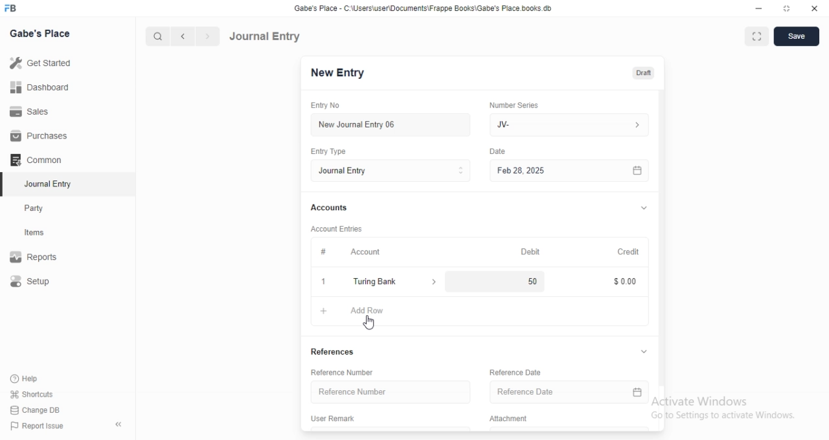 This screenshot has width=829, height=440. What do you see at coordinates (323, 282) in the screenshot?
I see `close` at bounding box center [323, 282].